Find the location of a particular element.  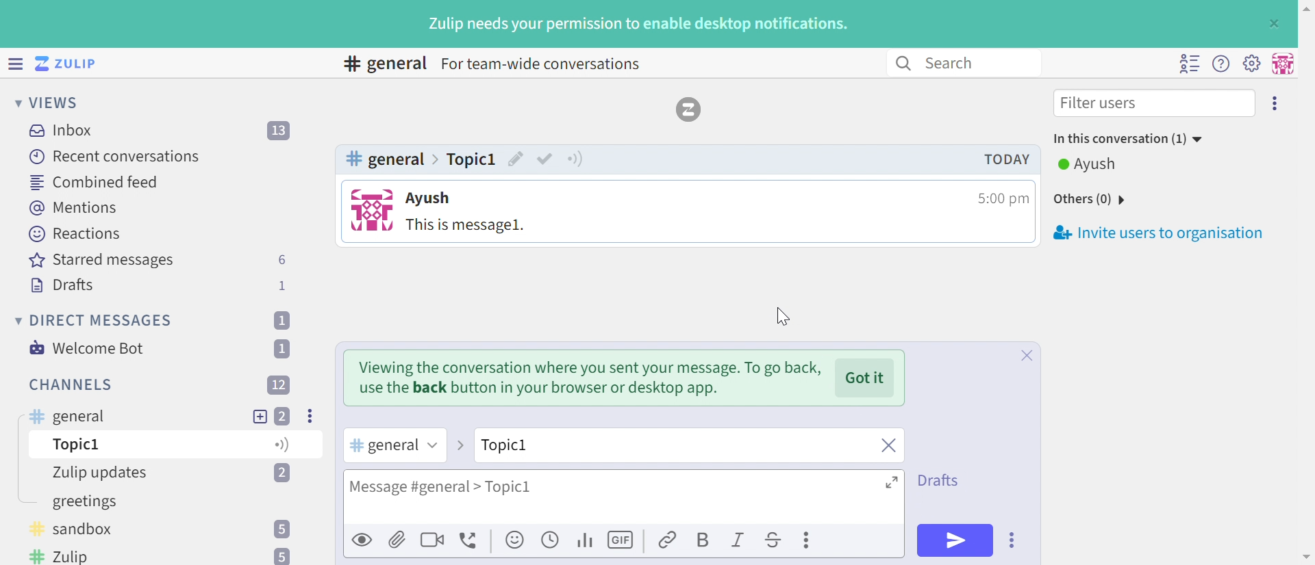

1 is located at coordinates (284, 285).